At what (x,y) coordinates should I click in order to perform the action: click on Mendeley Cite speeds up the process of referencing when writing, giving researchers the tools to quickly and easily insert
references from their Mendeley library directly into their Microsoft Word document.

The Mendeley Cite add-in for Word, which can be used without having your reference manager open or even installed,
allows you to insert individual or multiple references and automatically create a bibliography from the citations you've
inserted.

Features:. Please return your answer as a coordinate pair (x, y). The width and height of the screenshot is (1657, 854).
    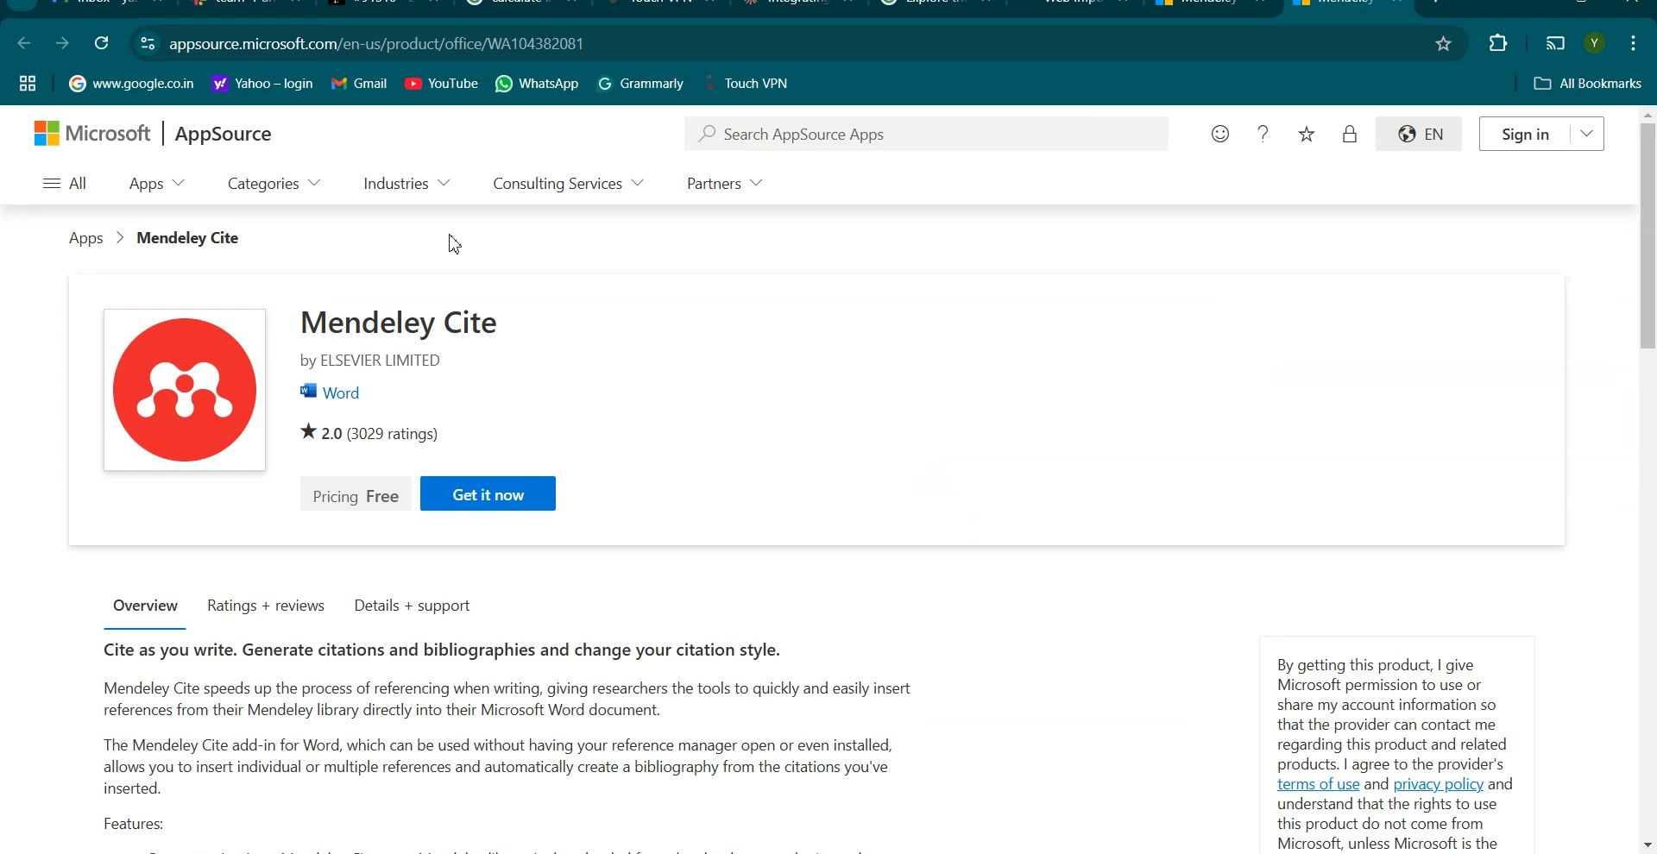
    Looking at the image, I should click on (502, 757).